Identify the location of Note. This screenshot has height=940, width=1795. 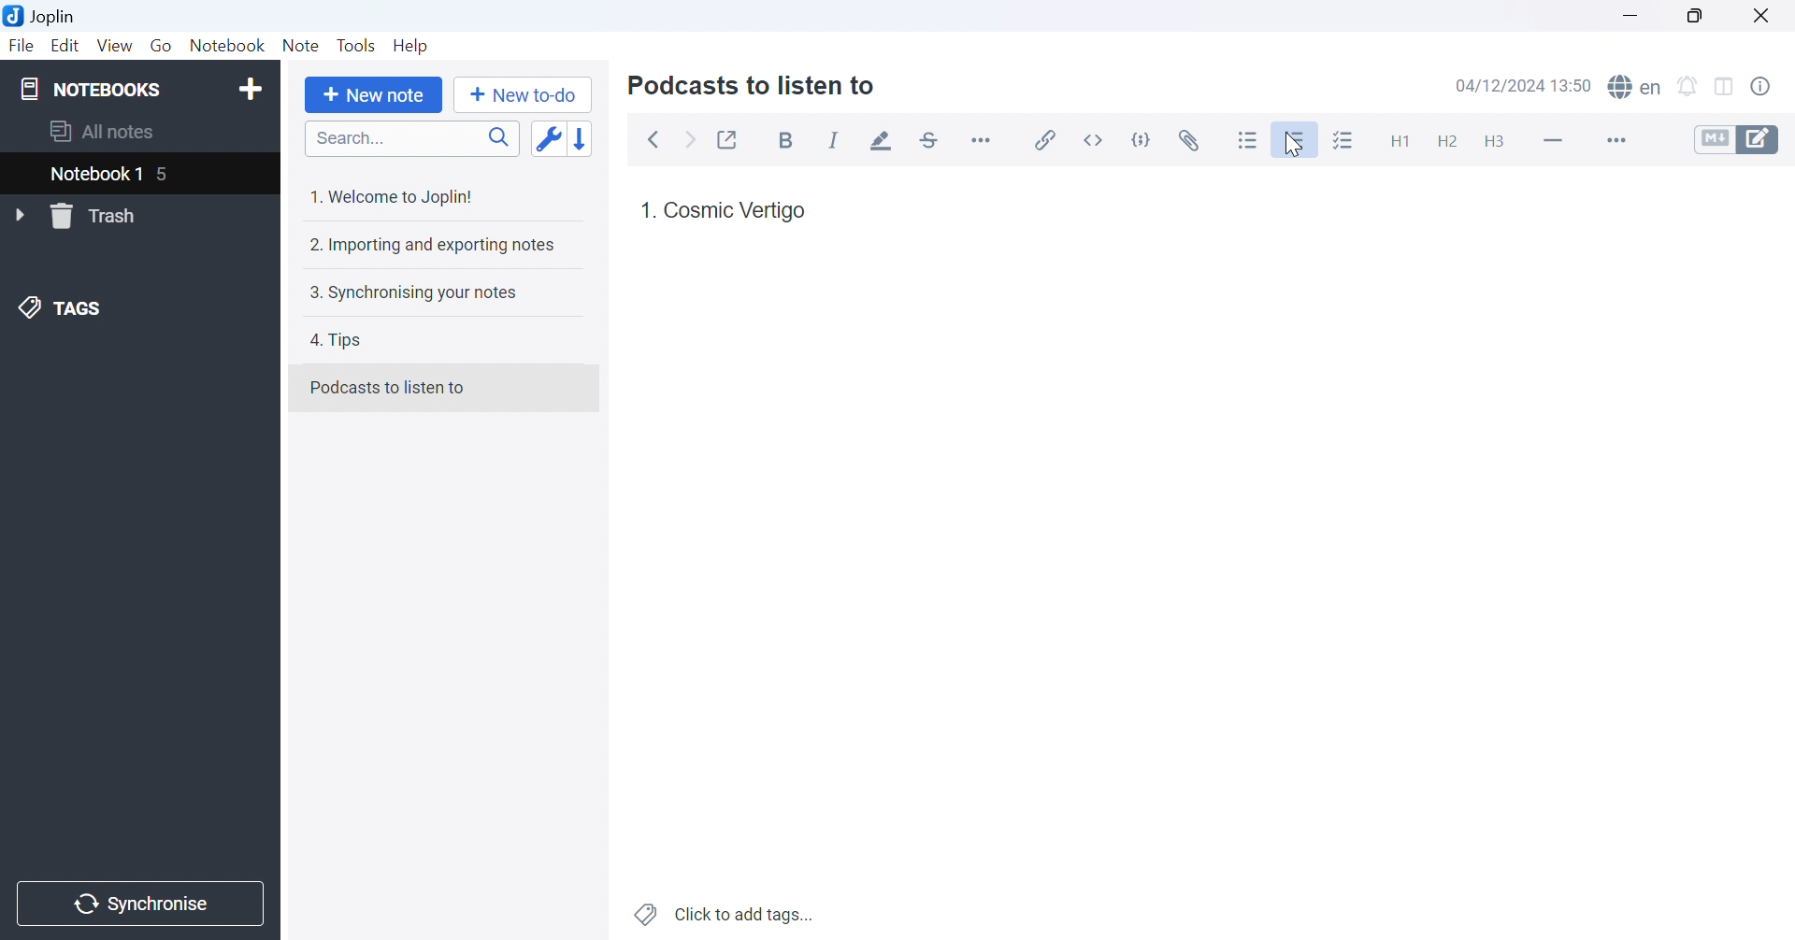
(301, 45).